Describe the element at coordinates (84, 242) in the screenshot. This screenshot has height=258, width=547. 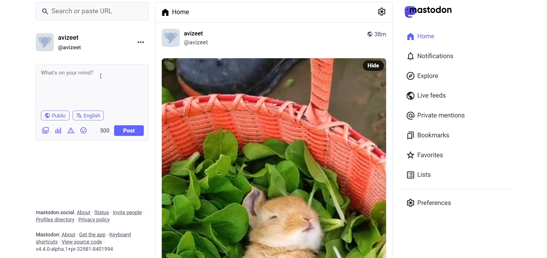
I see `view Source Code` at that location.